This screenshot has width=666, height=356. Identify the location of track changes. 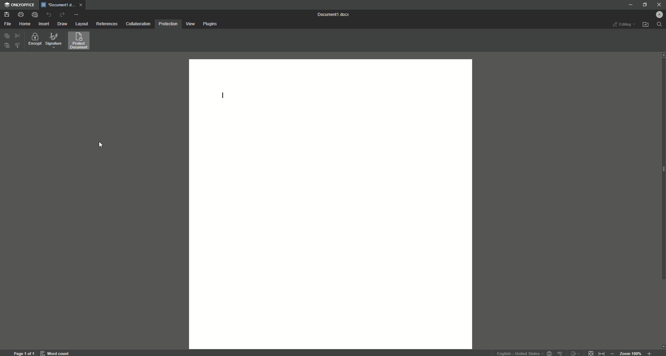
(575, 353).